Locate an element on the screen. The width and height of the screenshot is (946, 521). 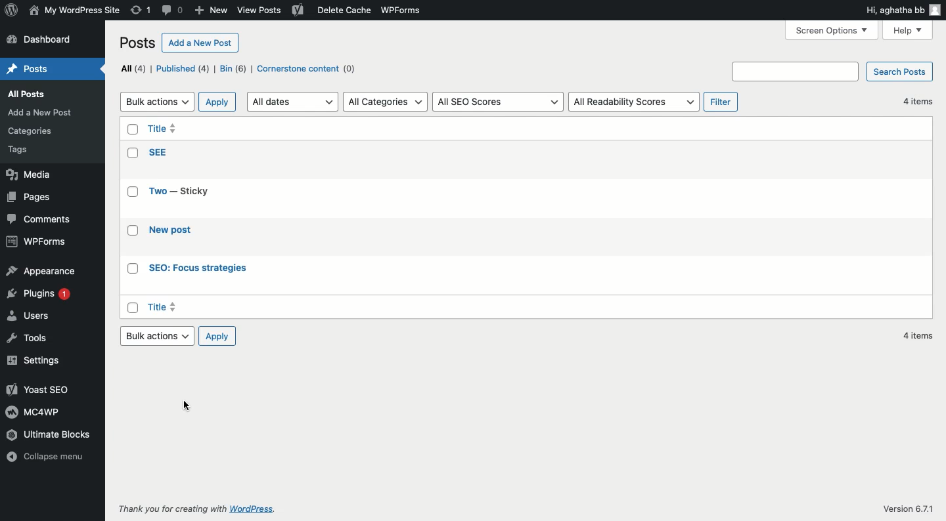
Name is located at coordinates (74, 9).